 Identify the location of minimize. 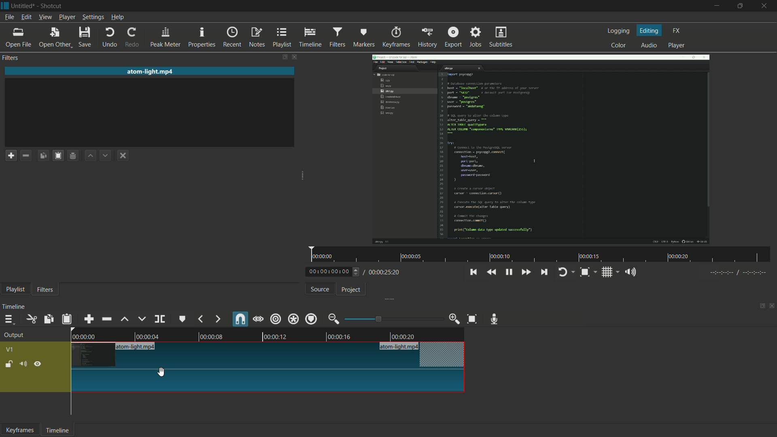
(717, 6).